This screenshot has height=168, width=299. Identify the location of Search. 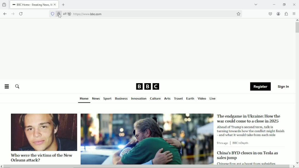
(17, 86).